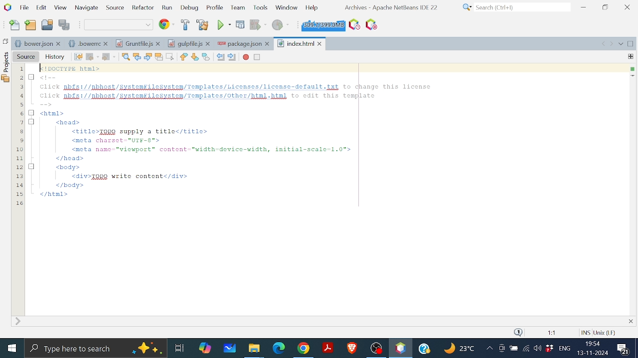 Image resolution: width=638 pixels, height=358 pixels. Describe the element at coordinates (258, 25) in the screenshot. I see `run project` at that location.